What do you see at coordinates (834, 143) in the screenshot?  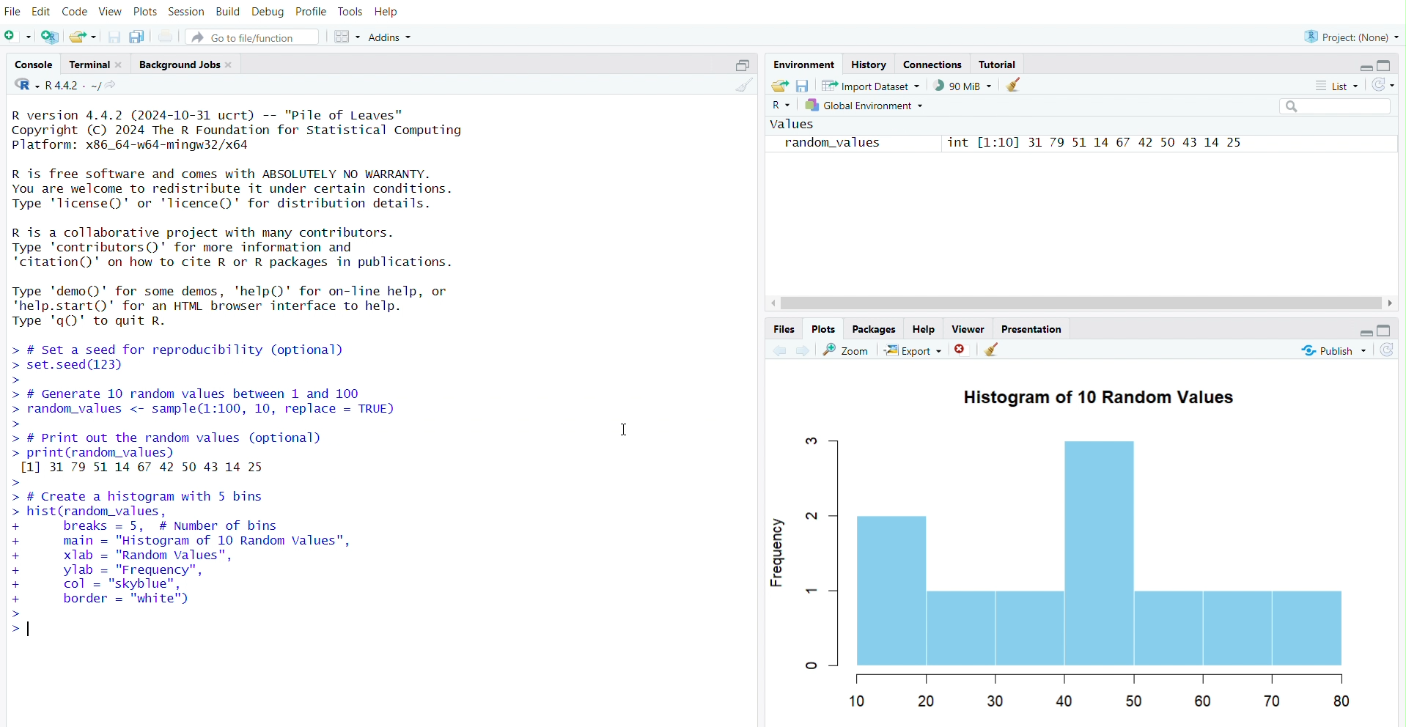 I see `random_values` at bounding box center [834, 143].